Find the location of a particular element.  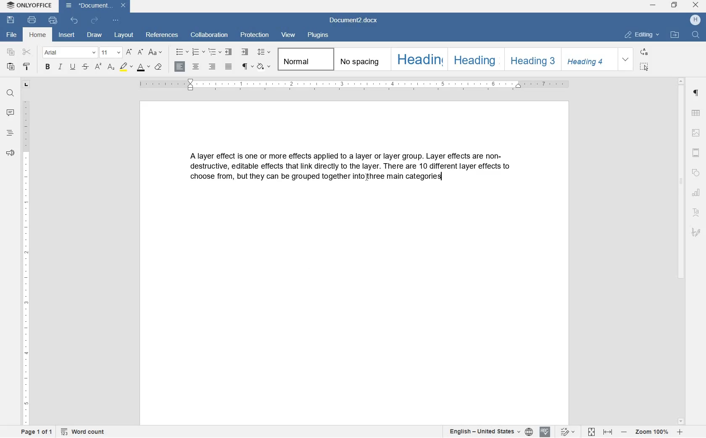

underline is located at coordinates (74, 67).